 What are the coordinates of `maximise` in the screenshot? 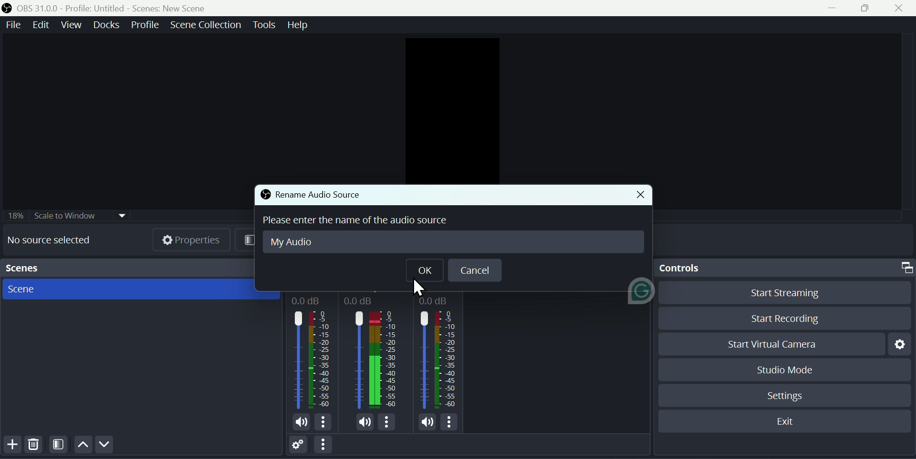 It's located at (866, 9).